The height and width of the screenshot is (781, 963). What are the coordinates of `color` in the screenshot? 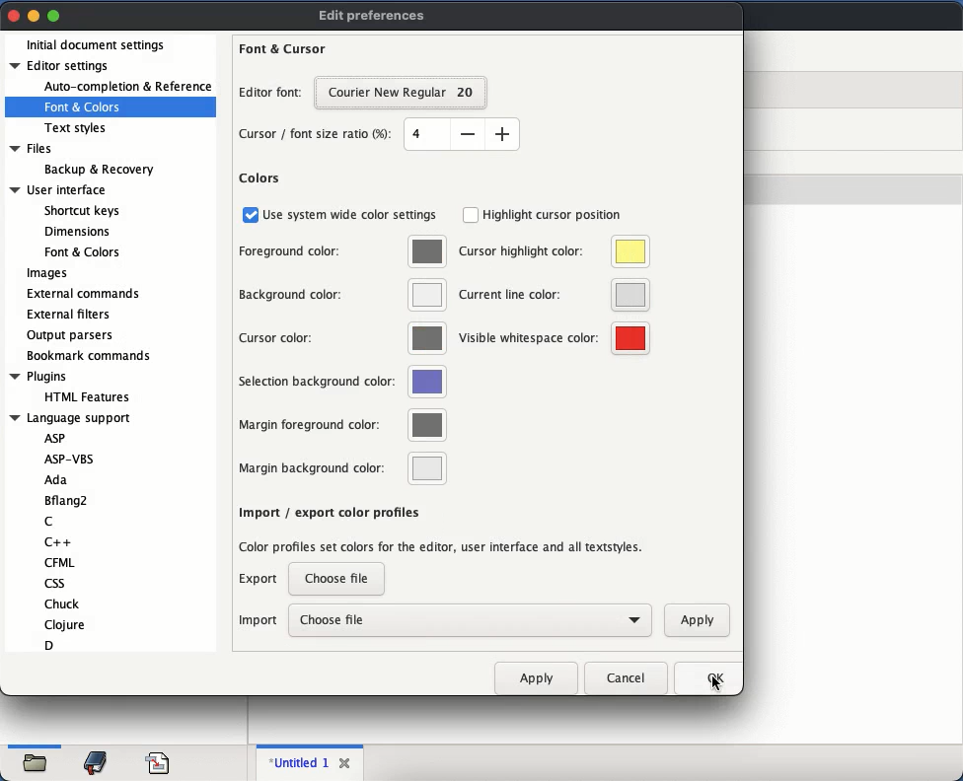 It's located at (427, 297).